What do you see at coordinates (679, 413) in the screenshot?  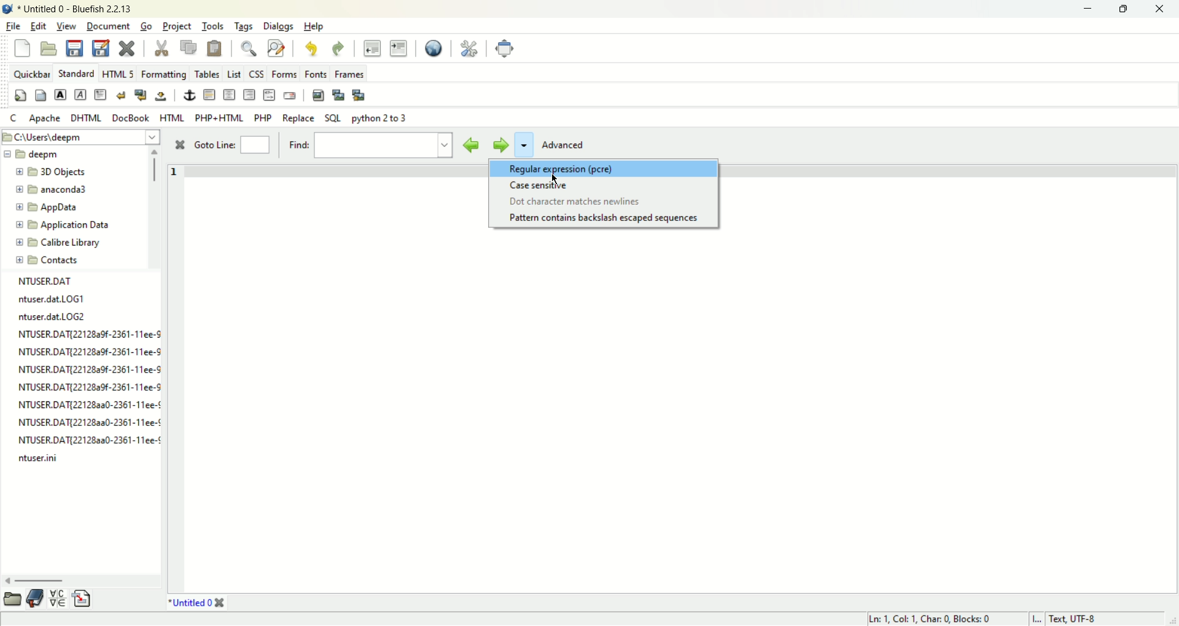 I see `workspace` at bounding box center [679, 413].